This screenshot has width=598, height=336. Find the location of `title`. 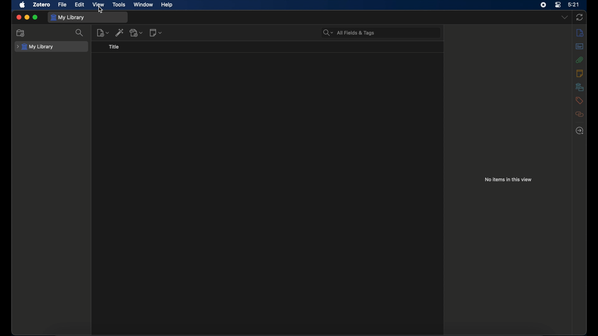

title is located at coordinates (114, 47).